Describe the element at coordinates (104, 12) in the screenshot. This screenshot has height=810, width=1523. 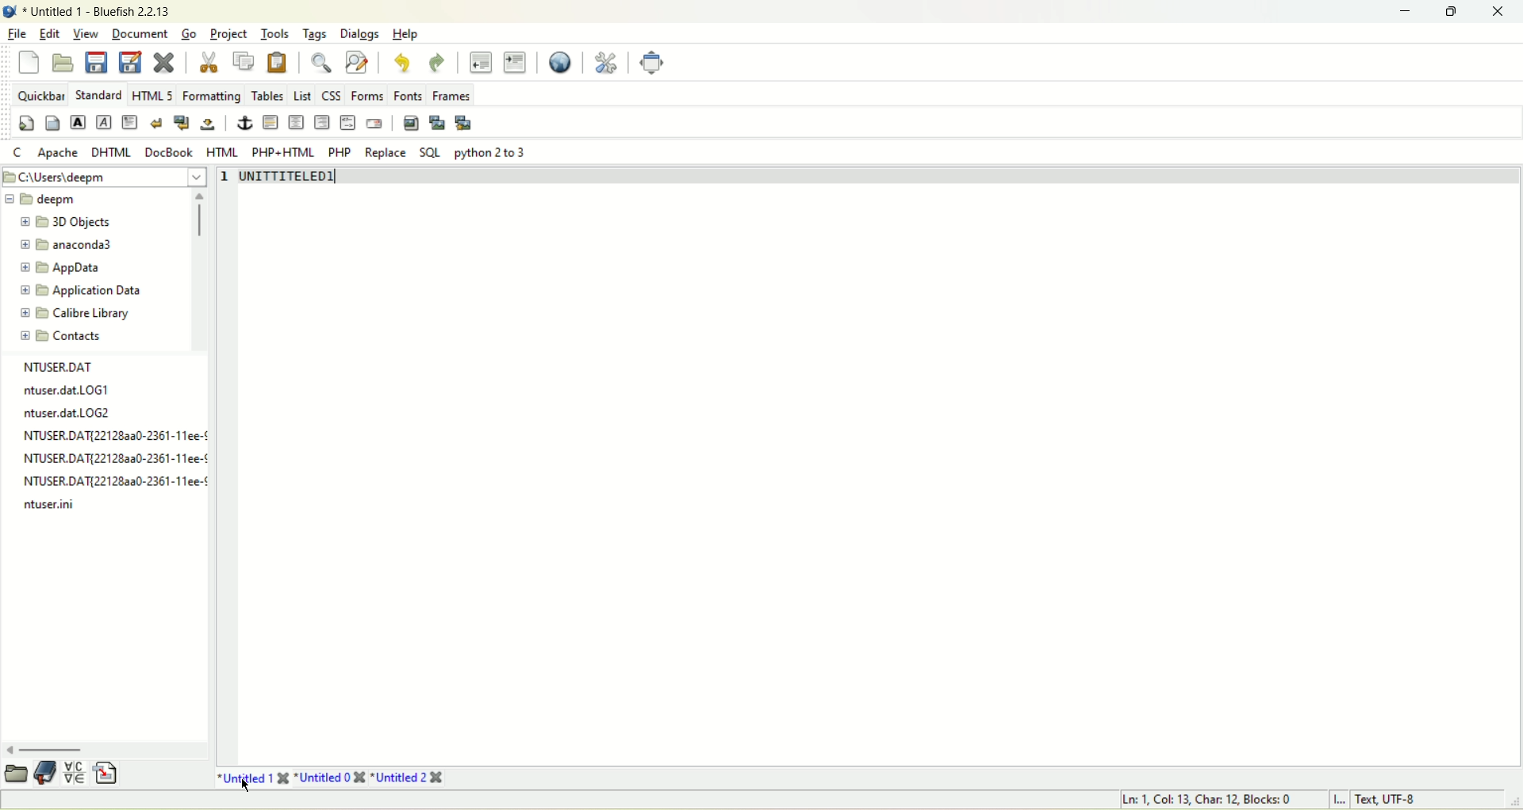
I see `title ` at that location.